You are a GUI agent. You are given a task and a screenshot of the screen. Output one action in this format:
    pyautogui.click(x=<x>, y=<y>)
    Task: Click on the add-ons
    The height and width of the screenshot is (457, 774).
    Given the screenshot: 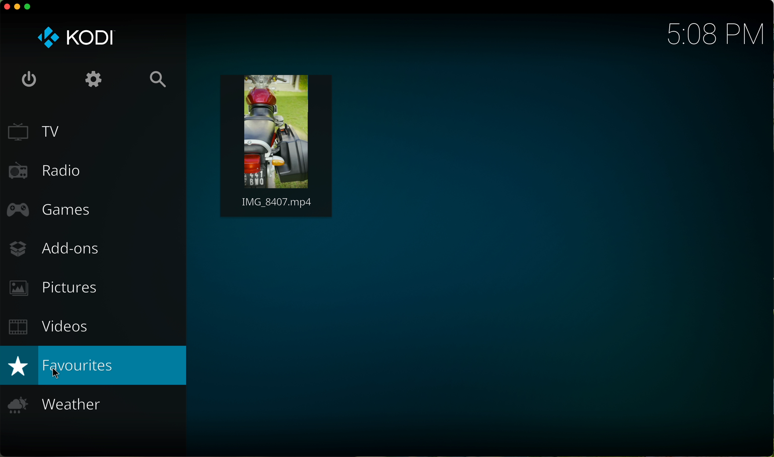 What is the action you would take?
    pyautogui.click(x=70, y=249)
    